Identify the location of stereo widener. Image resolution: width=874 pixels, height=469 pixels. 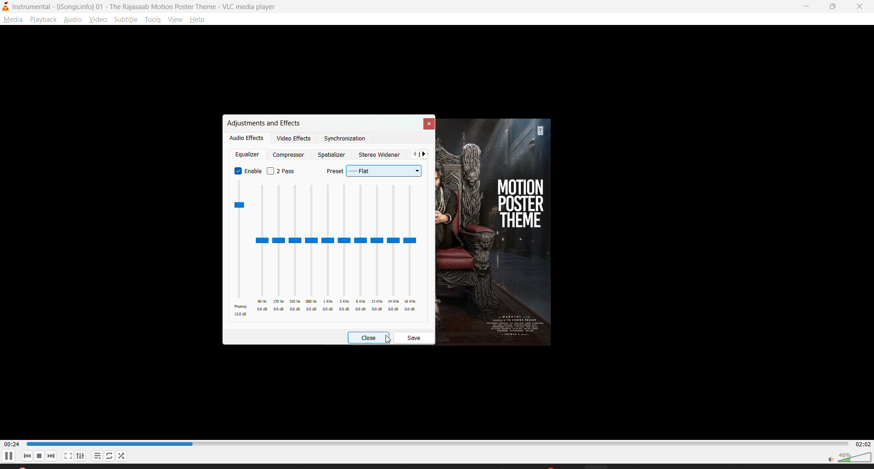
(381, 153).